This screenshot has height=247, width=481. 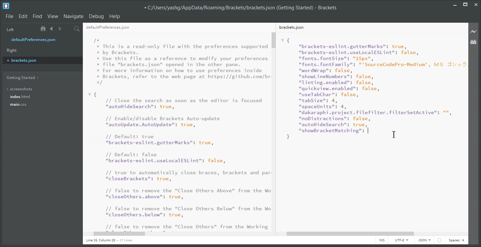 What do you see at coordinates (275, 131) in the screenshot?
I see `Vertical Scroll bar` at bounding box center [275, 131].